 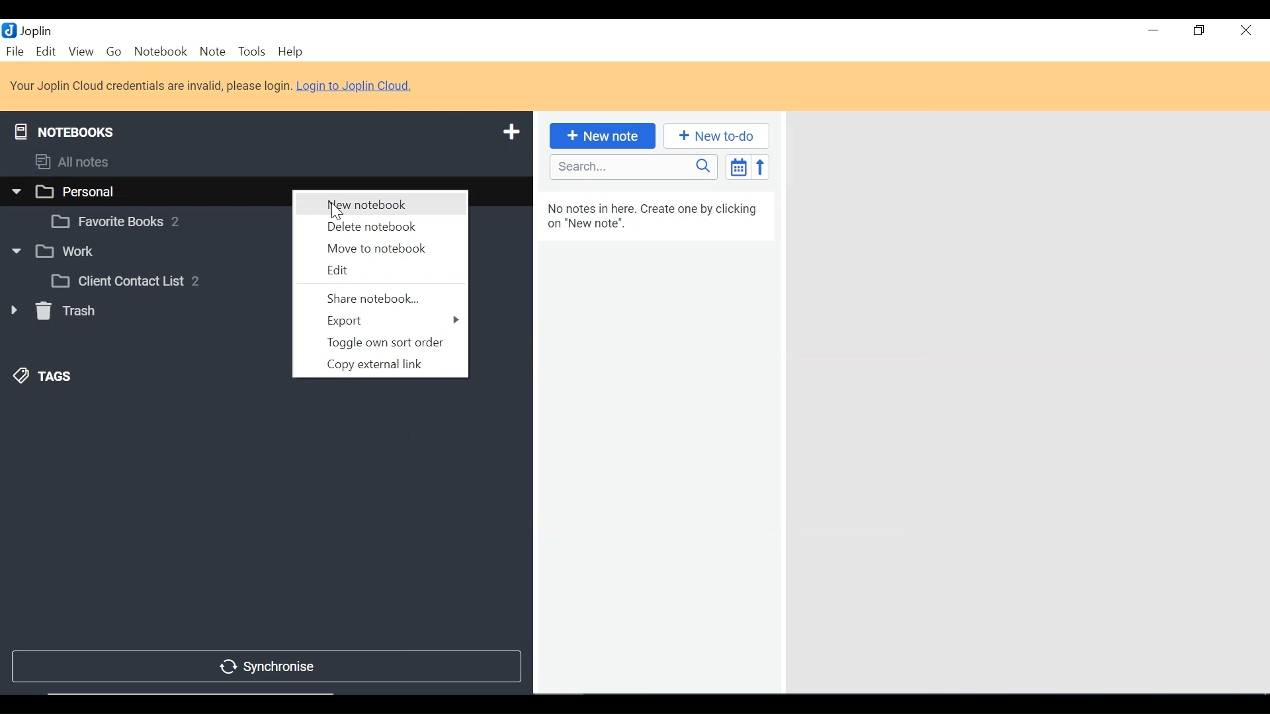 I want to click on Notebooks and Tags Display, so click(x=265, y=161).